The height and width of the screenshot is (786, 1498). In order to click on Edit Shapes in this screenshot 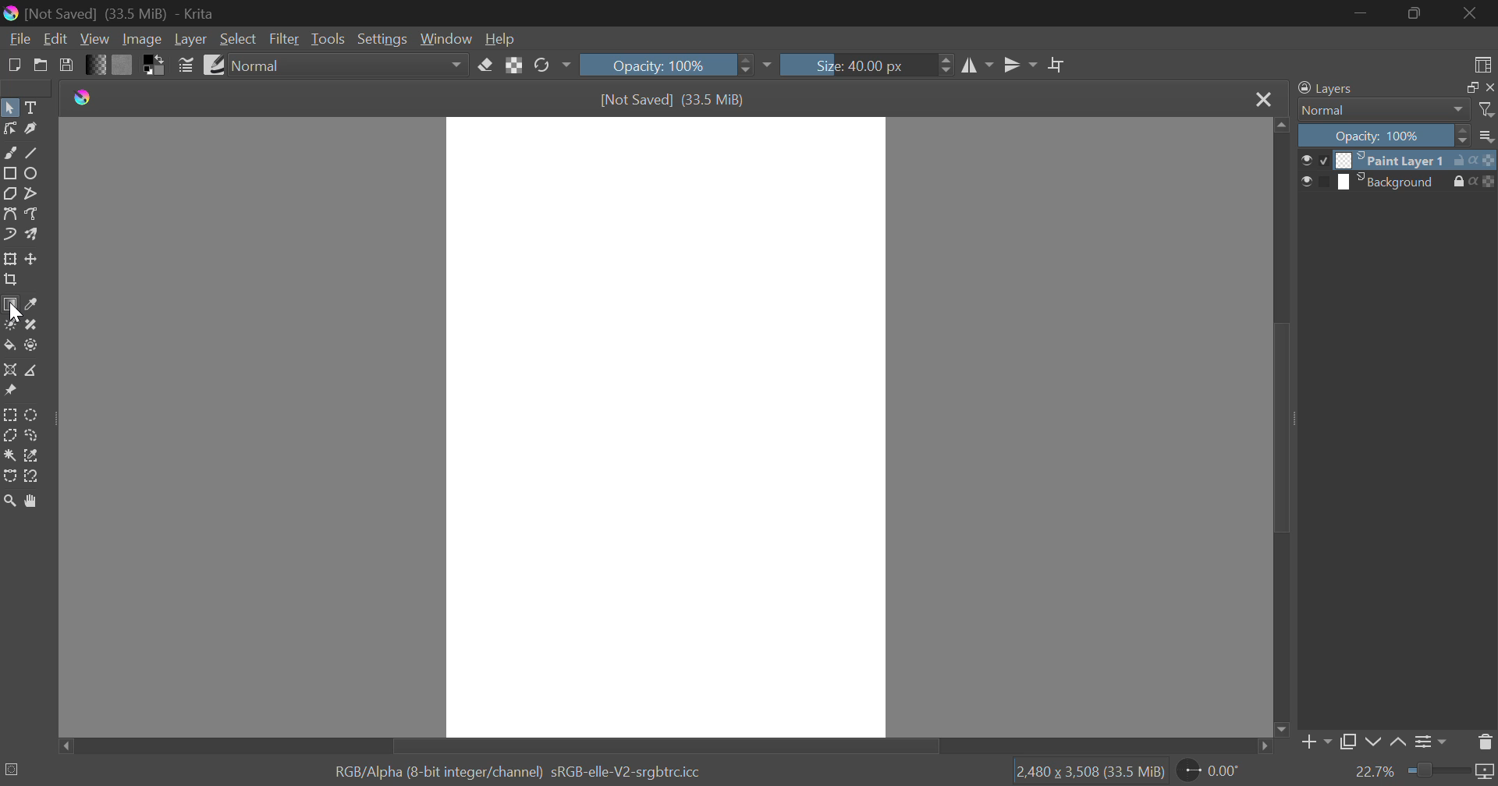, I will do `click(9, 129)`.